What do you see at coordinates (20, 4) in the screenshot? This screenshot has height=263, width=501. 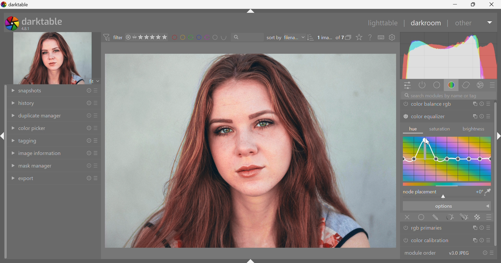 I see `darktable` at bounding box center [20, 4].